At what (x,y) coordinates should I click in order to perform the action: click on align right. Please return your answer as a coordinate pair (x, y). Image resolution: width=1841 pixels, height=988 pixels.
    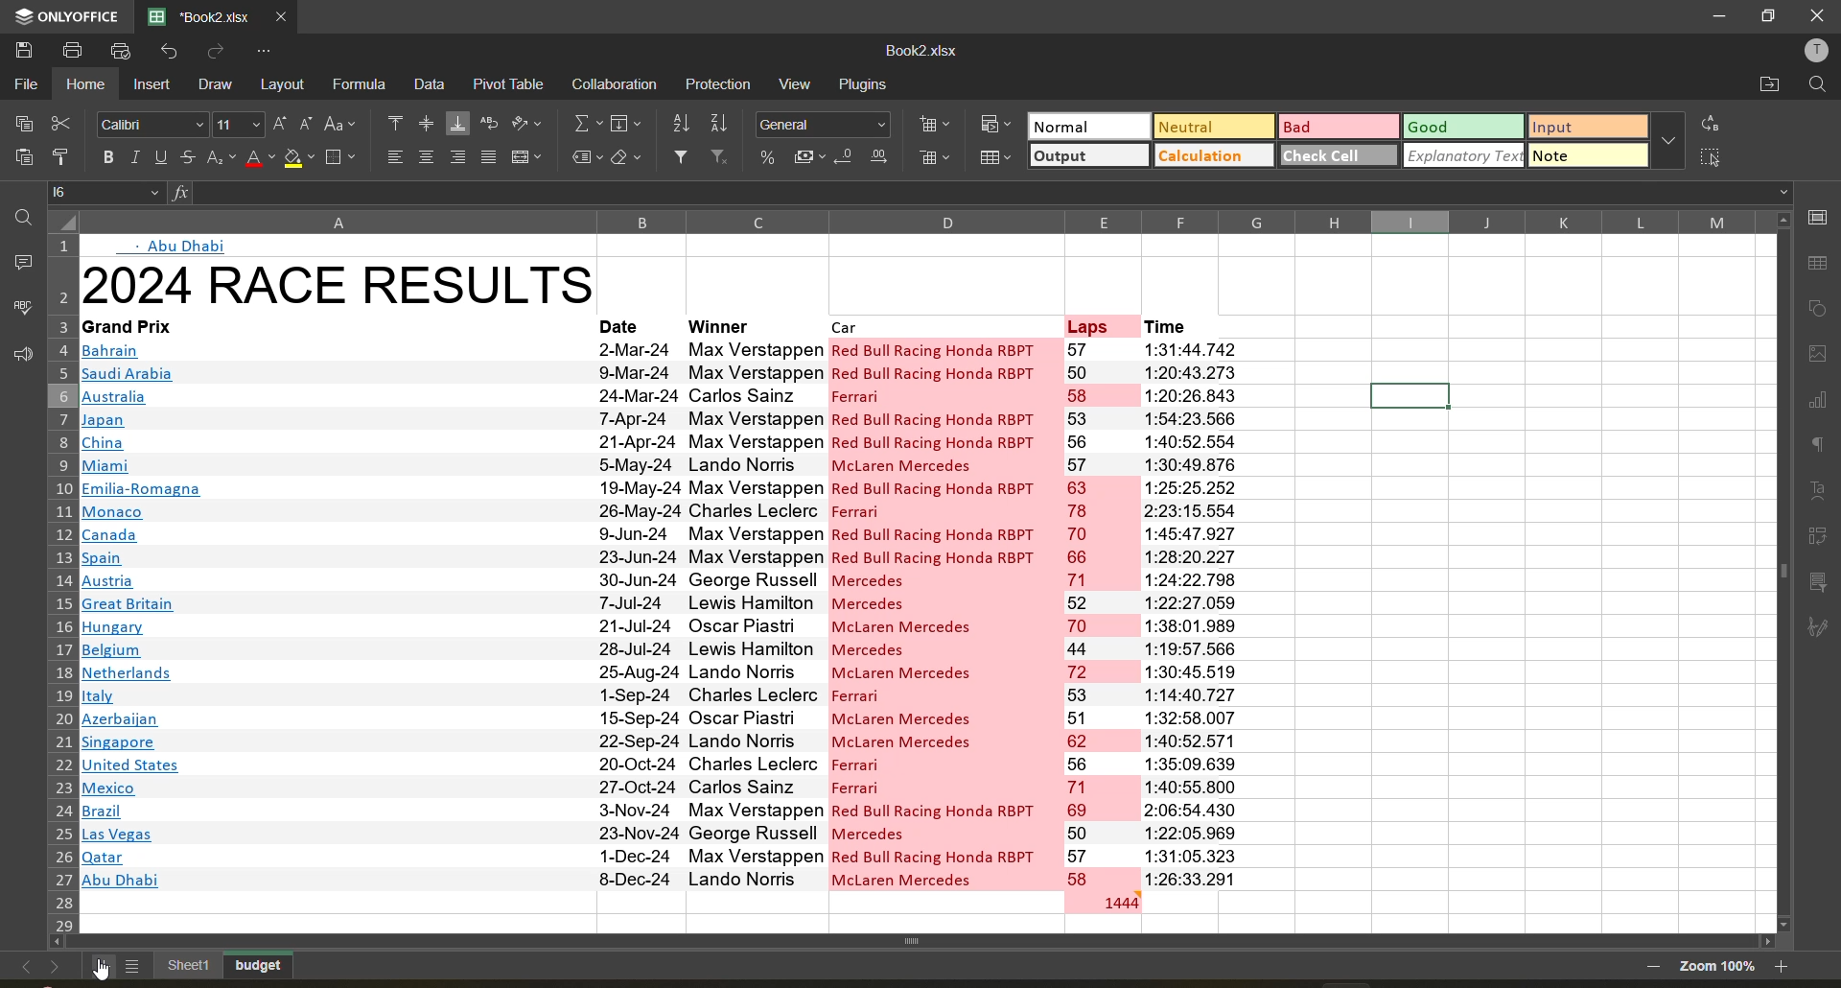
    Looking at the image, I should click on (459, 156).